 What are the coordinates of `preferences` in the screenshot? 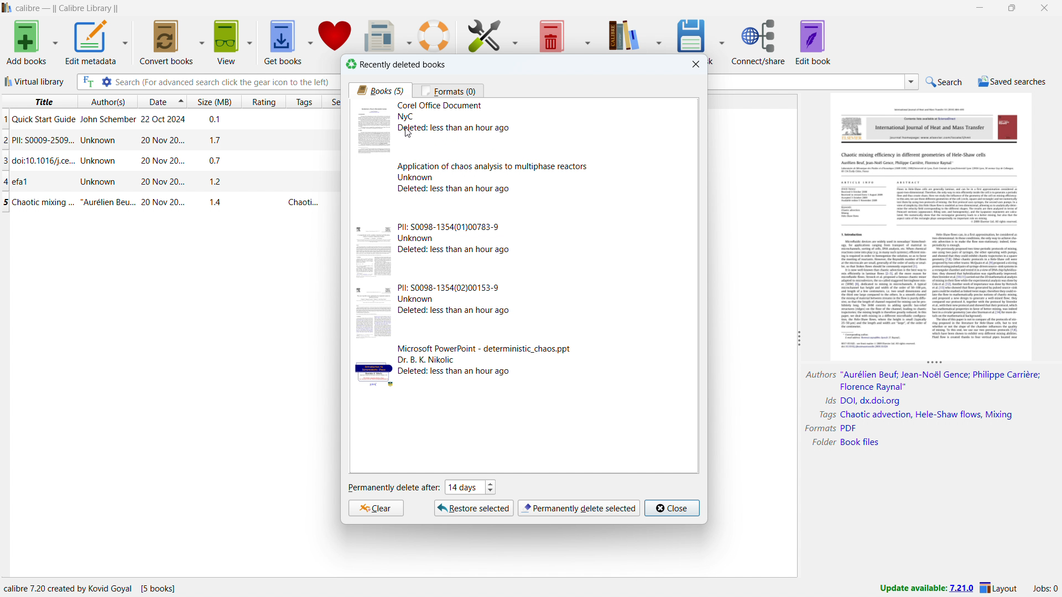 It's located at (485, 35).